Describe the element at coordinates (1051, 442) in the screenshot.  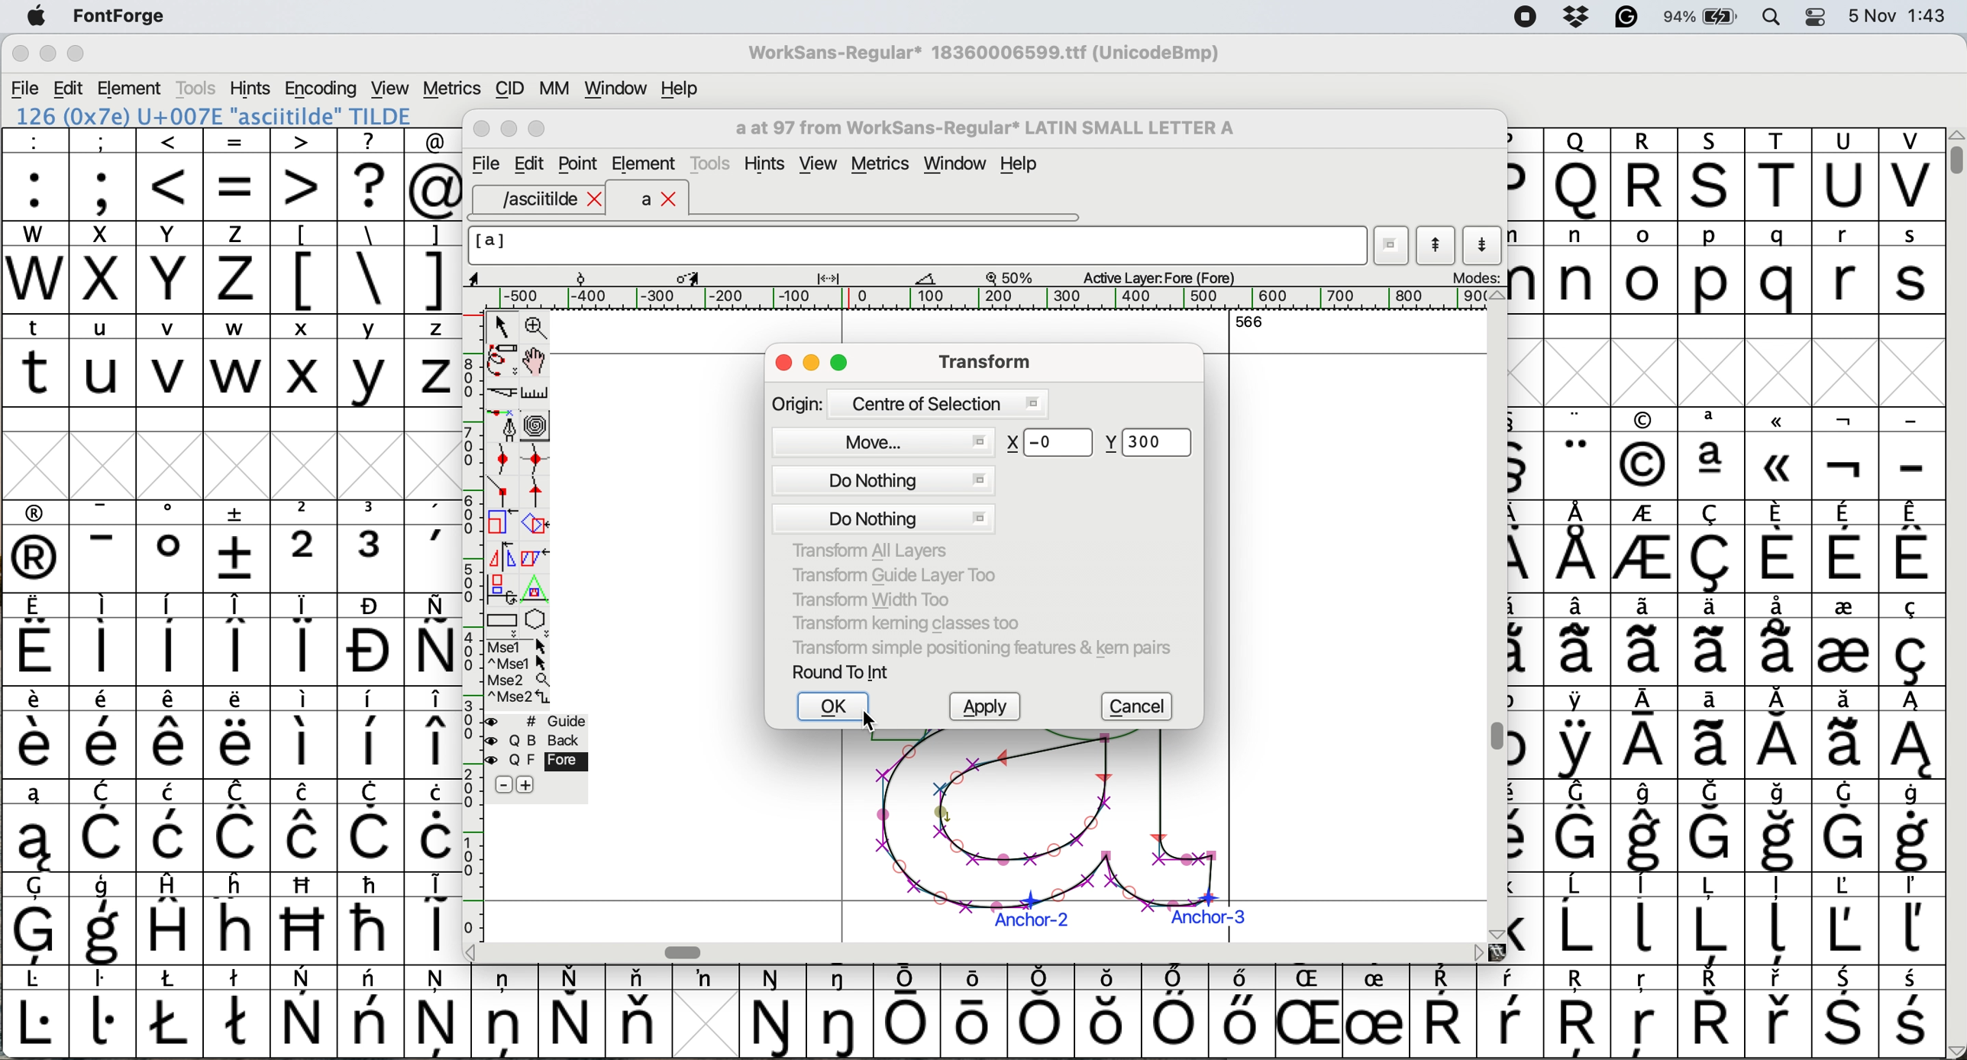
I see `` at that location.